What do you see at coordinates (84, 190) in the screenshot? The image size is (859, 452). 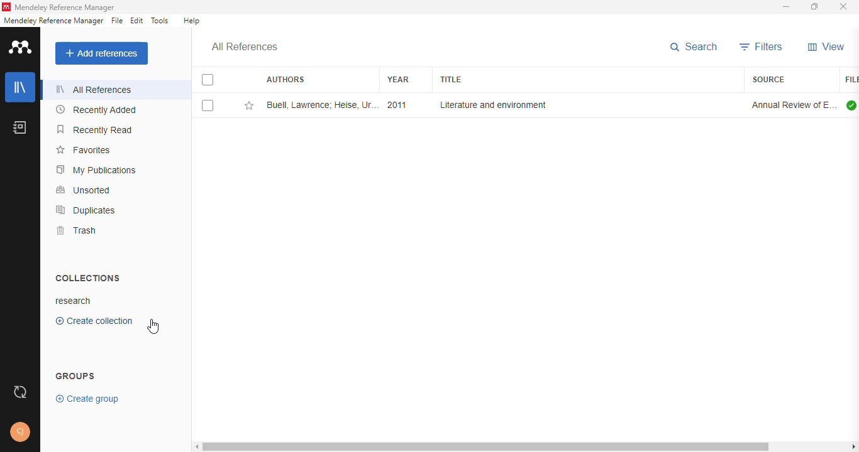 I see `unsorted` at bounding box center [84, 190].